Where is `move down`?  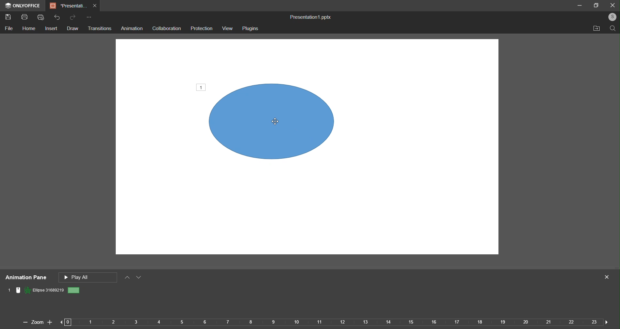 move down is located at coordinates (140, 278).